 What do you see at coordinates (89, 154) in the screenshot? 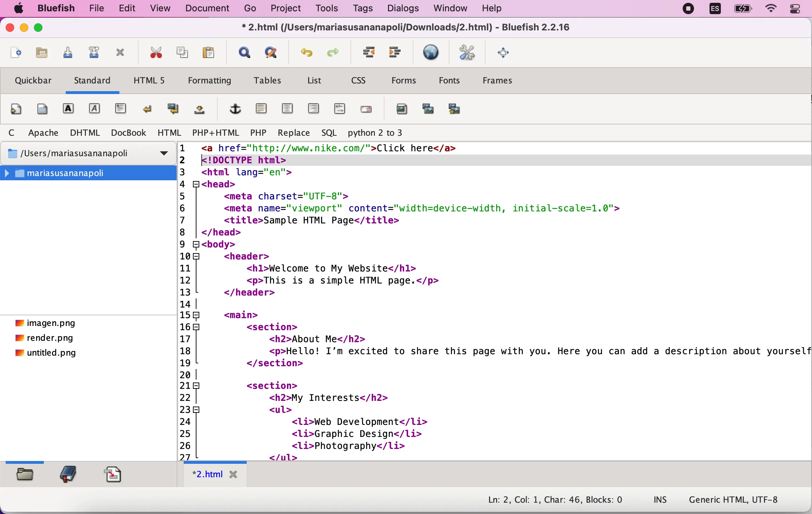
I see `/Users/mariasusananapoli` at bounding box center [89, 154].